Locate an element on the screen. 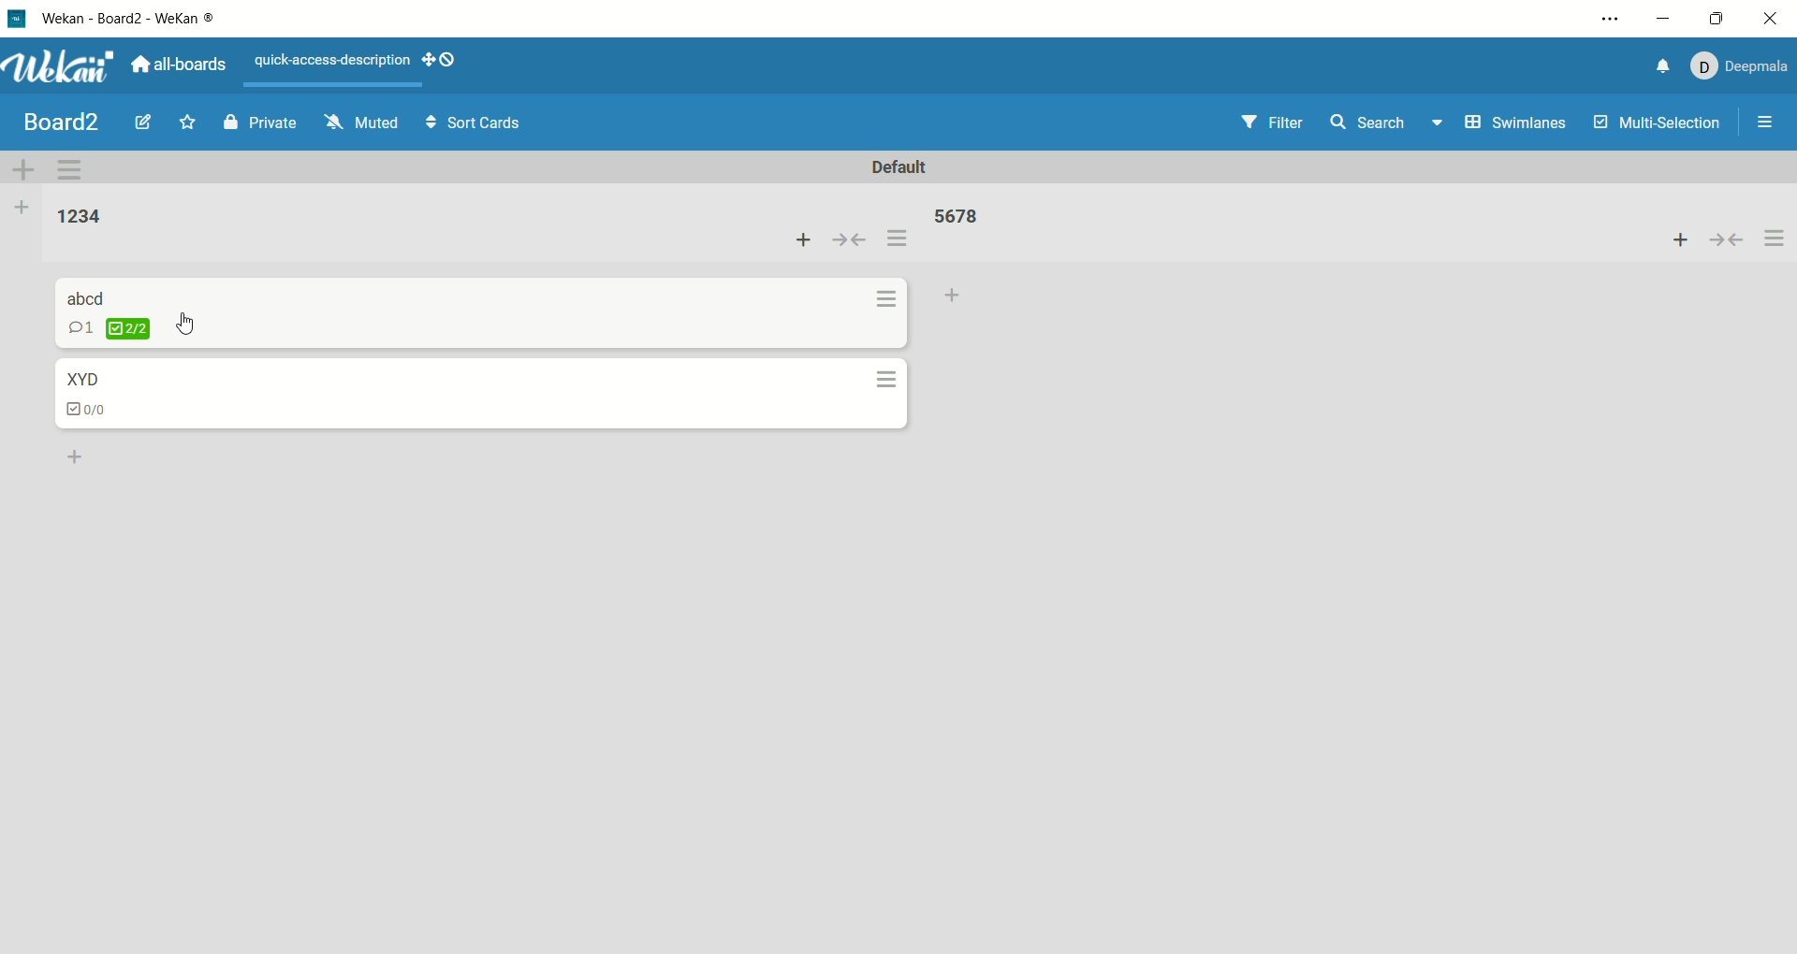 This screenshot has width=1797, height=954. options is located at coordinates (1775, 239).